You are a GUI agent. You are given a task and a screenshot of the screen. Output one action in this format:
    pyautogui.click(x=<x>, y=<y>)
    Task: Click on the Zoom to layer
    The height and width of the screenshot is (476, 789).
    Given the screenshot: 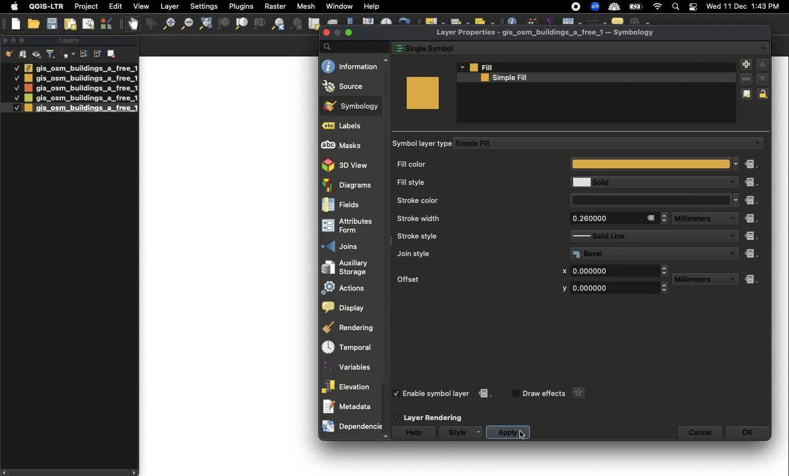 What is the action you would take?
    pyautogui.click(x=242, y=24)
    